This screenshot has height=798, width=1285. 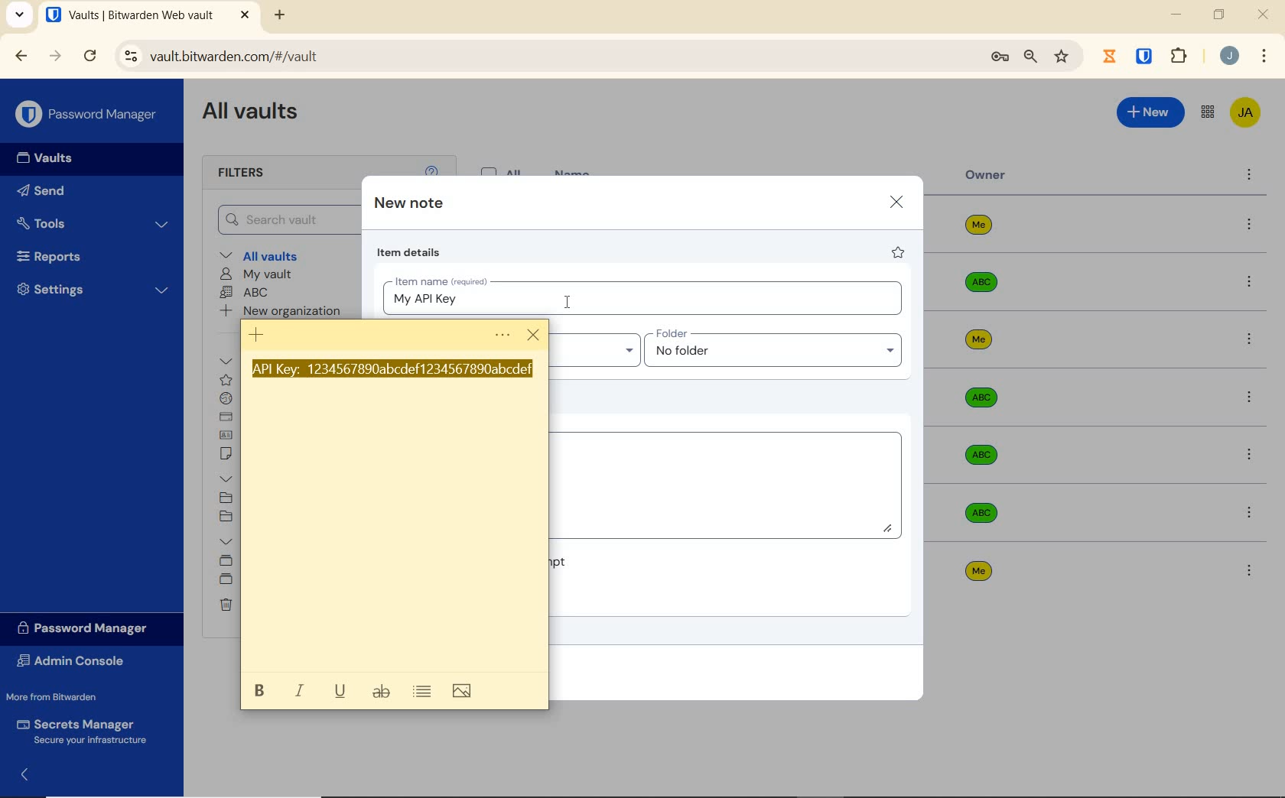 What do you see at coordinates (1150, 112) in the screenshot?
I see `New` at bounding box center [1150, 112].